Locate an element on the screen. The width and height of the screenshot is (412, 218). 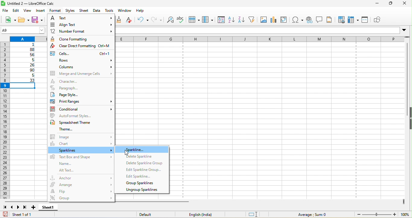
standard selection is located at coordinates (257, 214).